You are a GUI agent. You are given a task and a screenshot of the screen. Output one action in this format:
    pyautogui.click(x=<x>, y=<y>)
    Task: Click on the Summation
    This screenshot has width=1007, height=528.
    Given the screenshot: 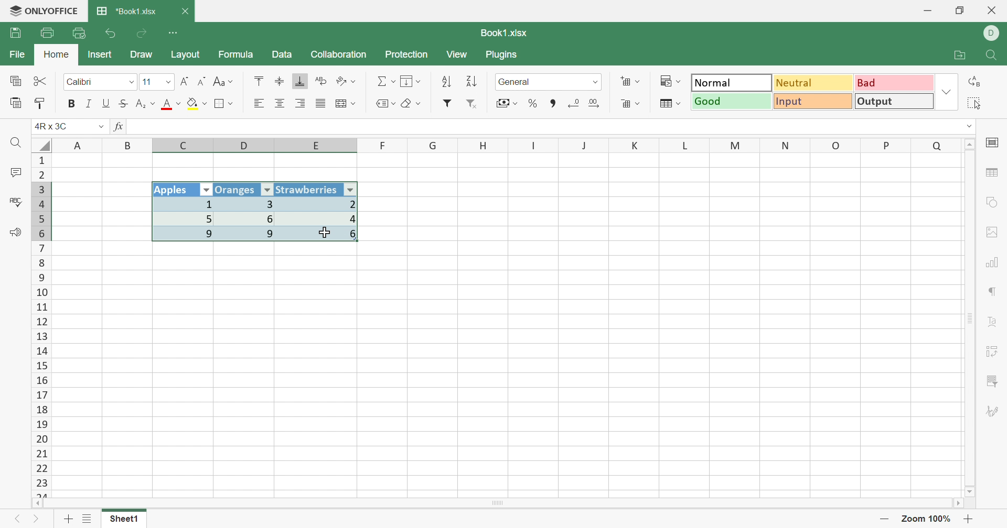 What is the action you would take?
    pyautogui.click(x=386, y=82)
    